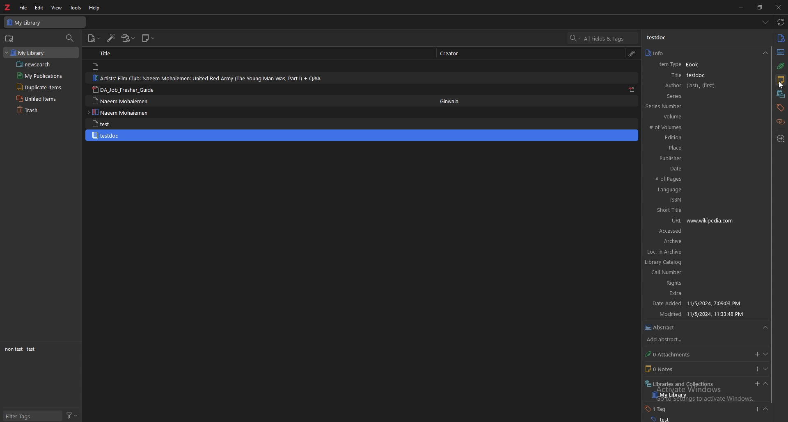 The width and height of the screenshot is (788, 422). I want to click on naeem mohaiemen, so click(120, 112).